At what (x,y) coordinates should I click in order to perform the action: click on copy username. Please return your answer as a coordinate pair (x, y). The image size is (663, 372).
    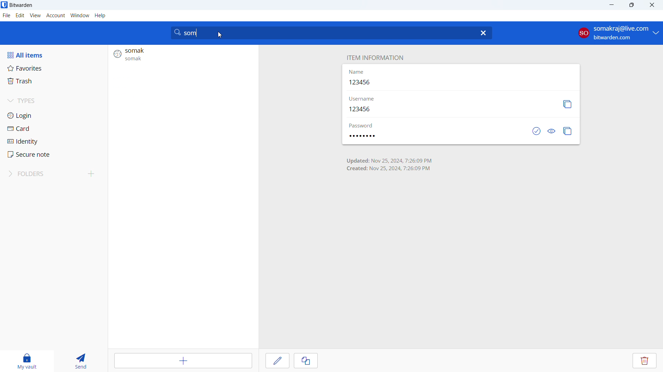
    Looking at the image, I should click on (567, 104).